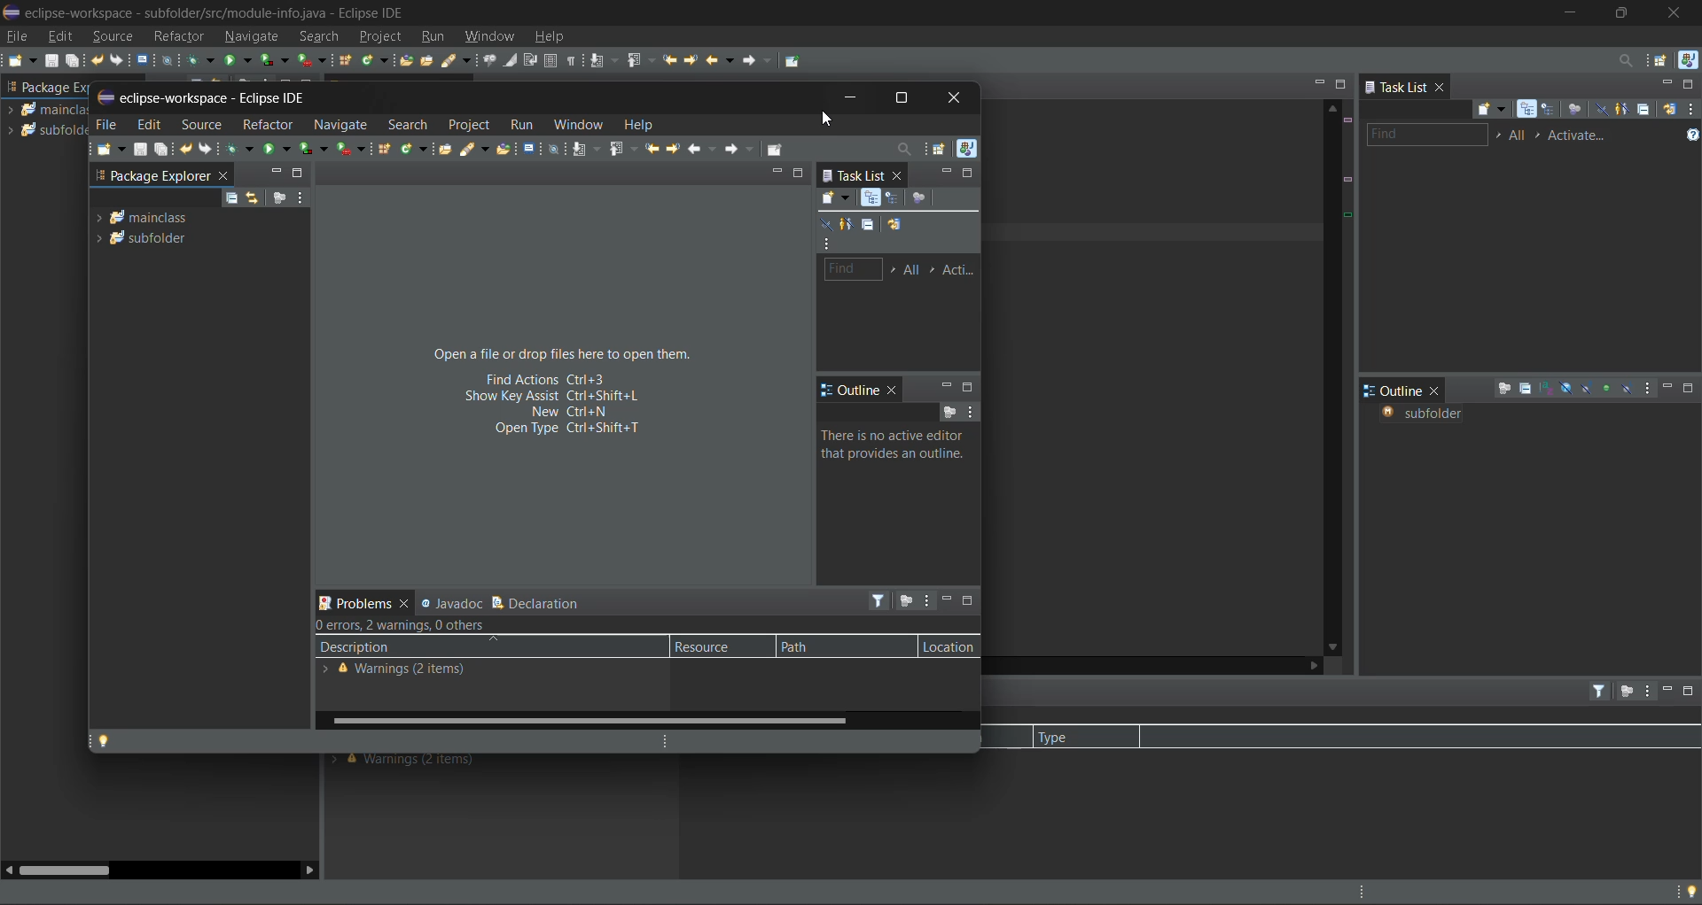 This screenshot has width=1702, height=905. What do you see at coordinates (721, 58) in the screenshot?
I see `back` at bounding box center [721, 58].